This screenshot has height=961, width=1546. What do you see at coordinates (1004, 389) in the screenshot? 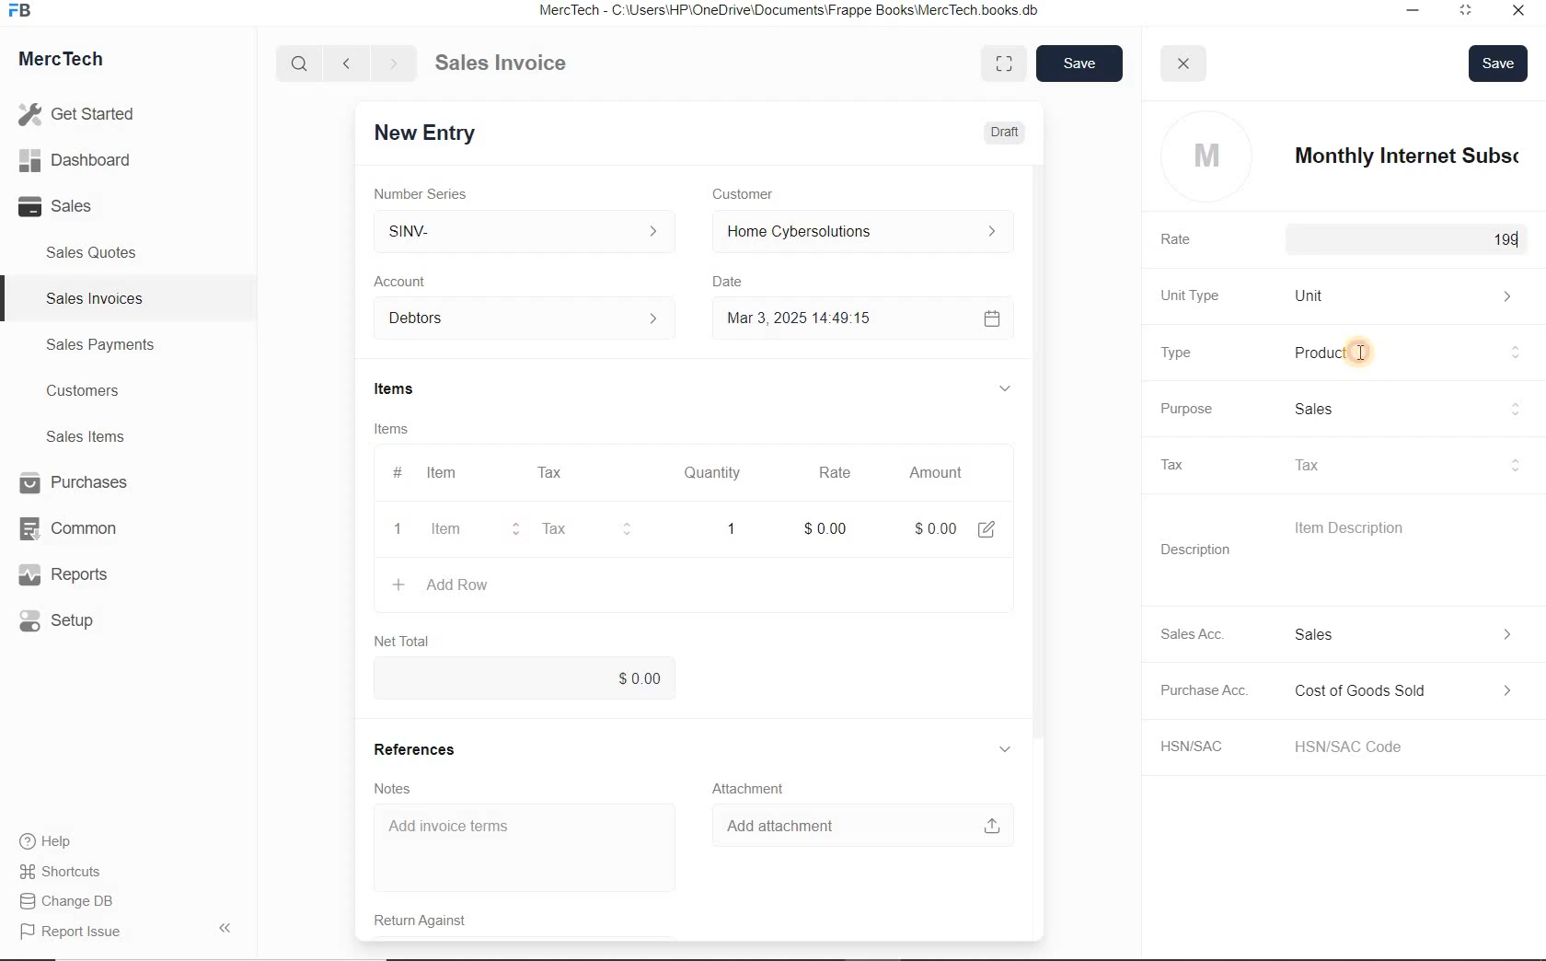
I see `hide sub menu` at bounding box center [1004, 389].